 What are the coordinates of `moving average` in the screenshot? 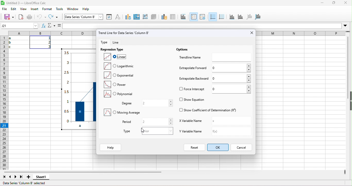 It's located at (123, 113).